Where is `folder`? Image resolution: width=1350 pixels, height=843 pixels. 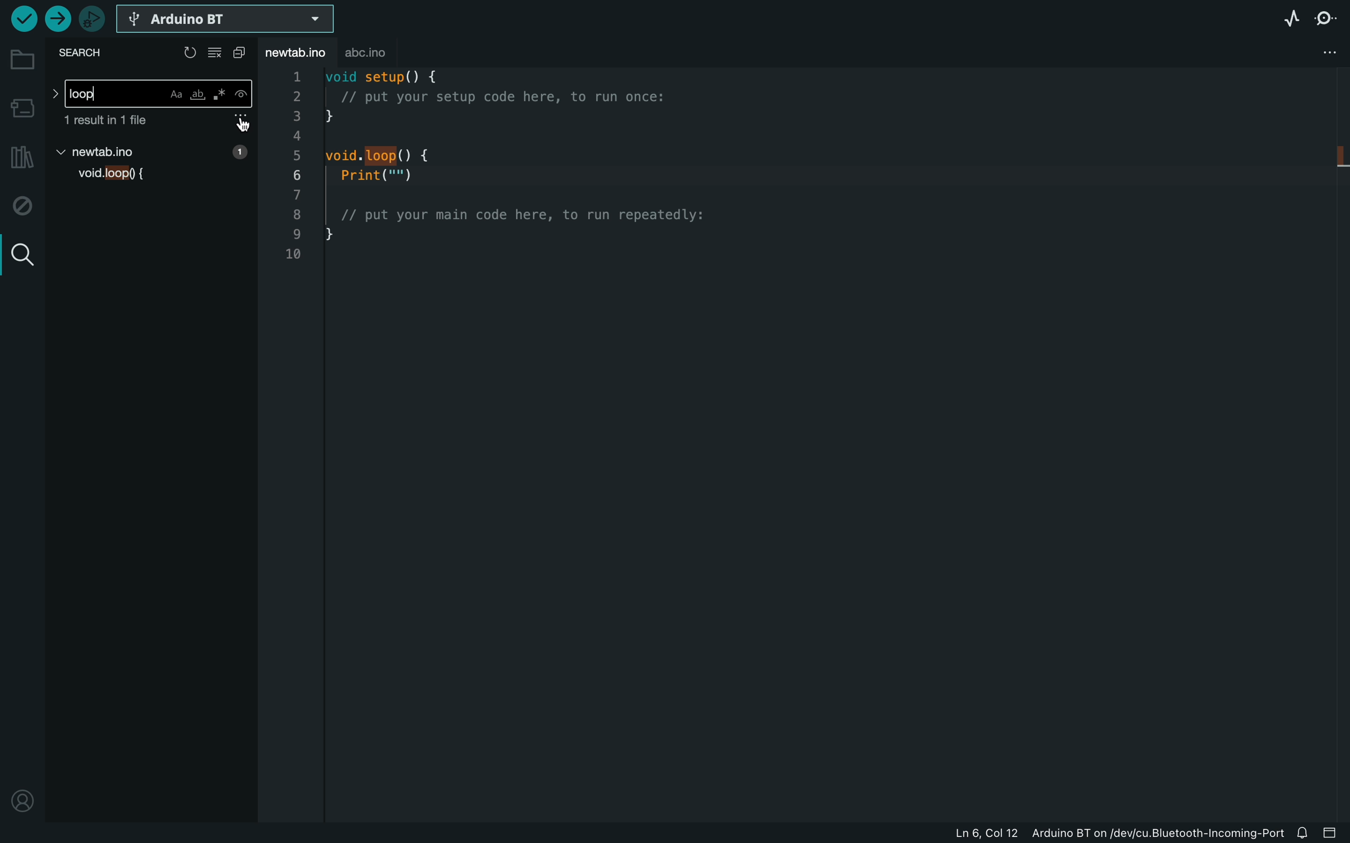 folder is located at coordinates (23, 60).